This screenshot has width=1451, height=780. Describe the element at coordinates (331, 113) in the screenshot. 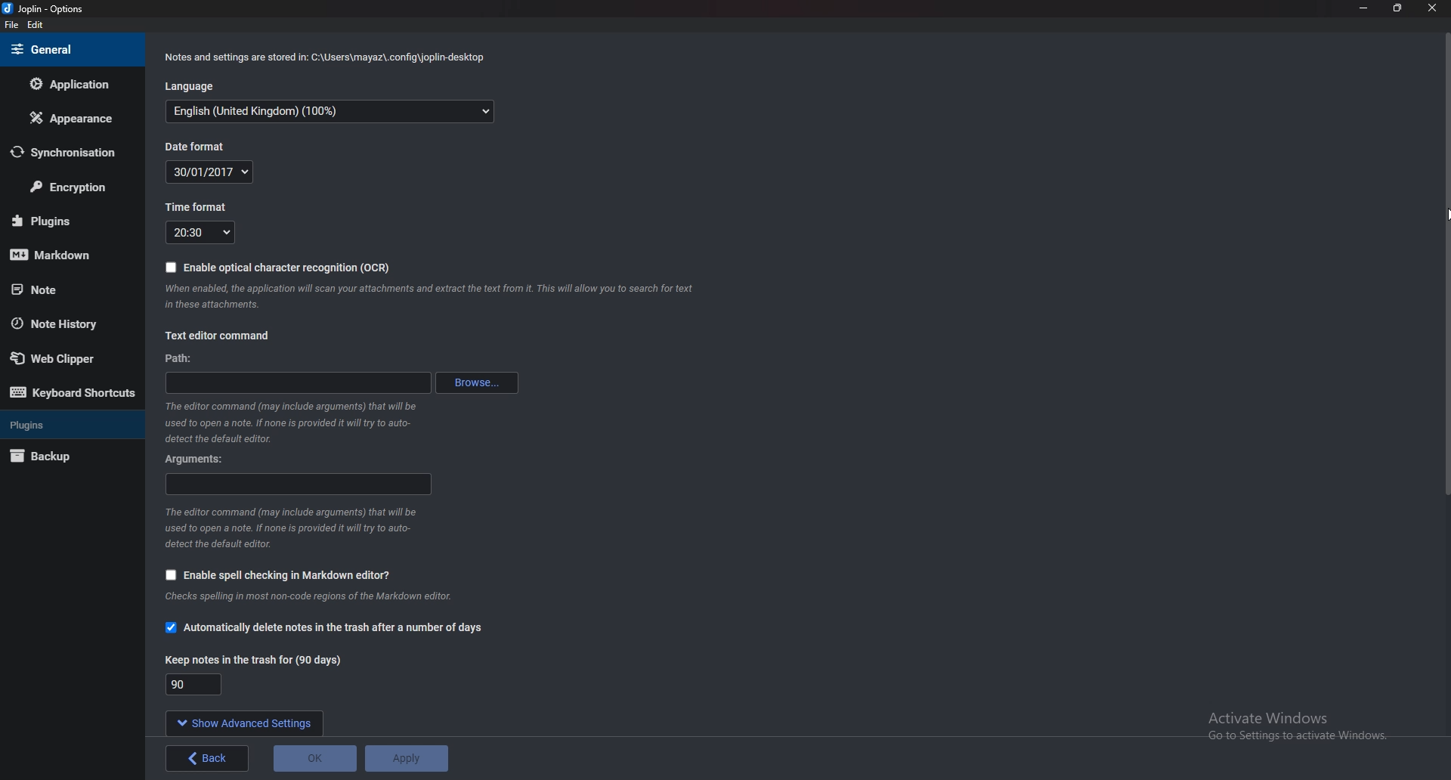

I see `language` at that location.